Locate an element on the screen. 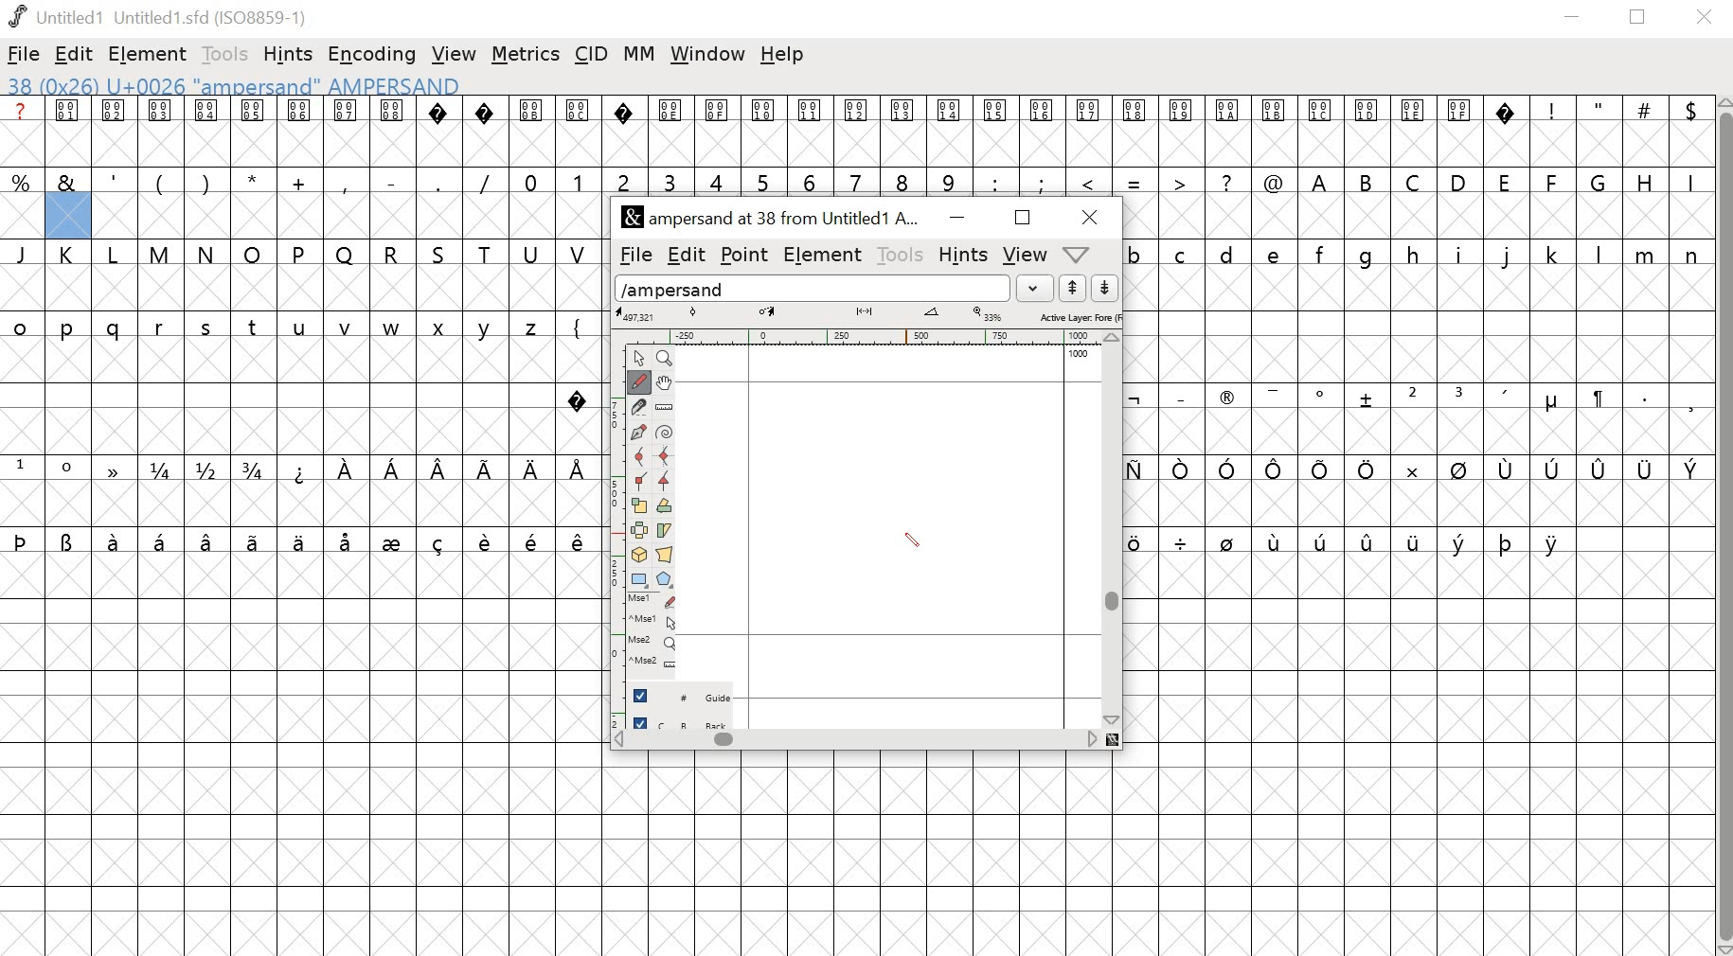 Image resolution: width=1733 pixels, height=956 pixels. ampersand at 38 from Untitled1 A... is located at coordinates (774, 219).